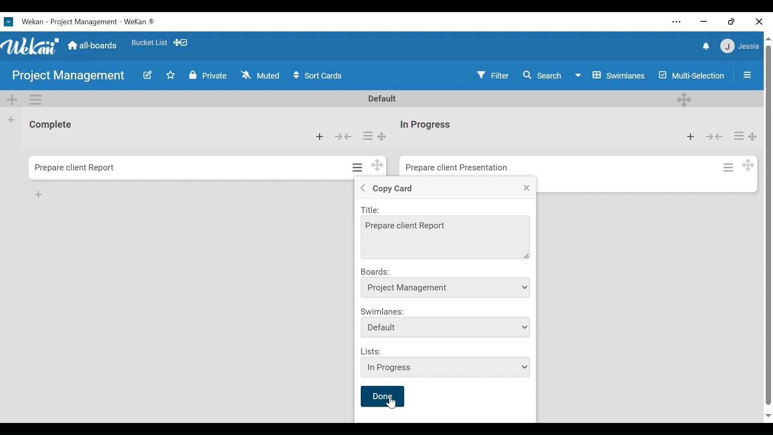 The height and width of the screenshot is (435, 773). I want to click on Card actions, so click(728, 166).